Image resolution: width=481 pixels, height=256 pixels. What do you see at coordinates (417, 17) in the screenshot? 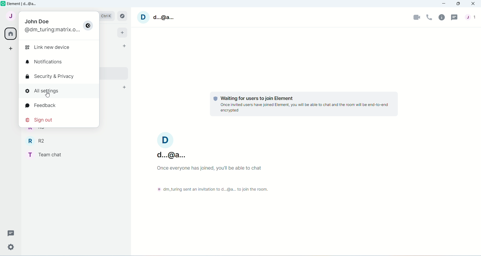
I see `Video call` at bounding box center [417, 17].